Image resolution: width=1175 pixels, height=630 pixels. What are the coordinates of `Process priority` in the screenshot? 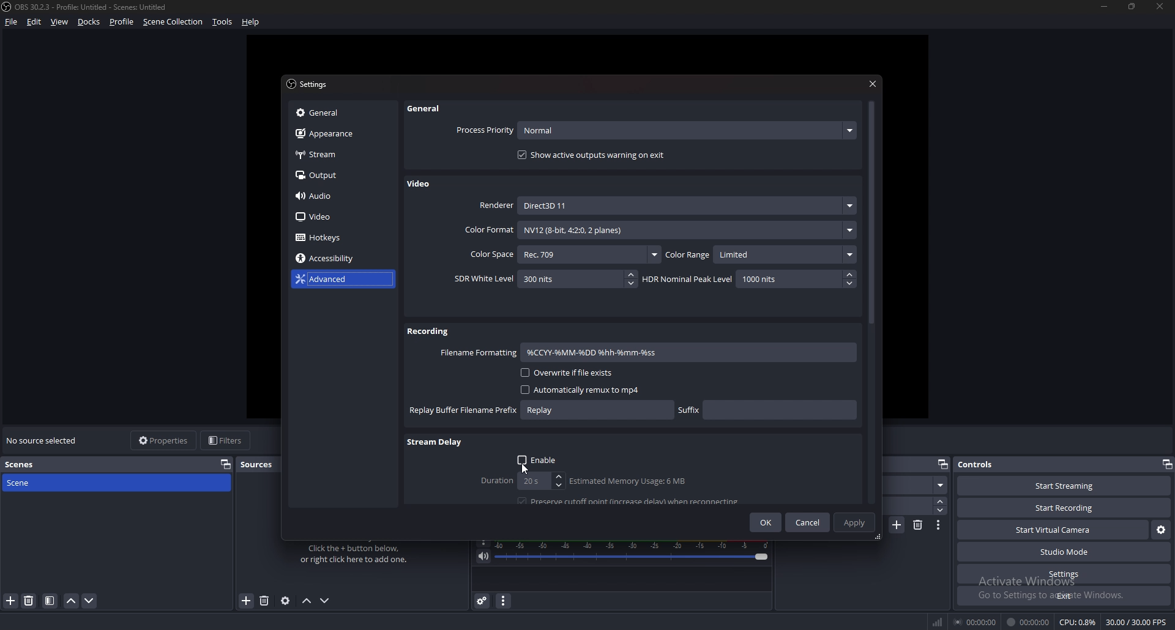 It's located at (656, 131).